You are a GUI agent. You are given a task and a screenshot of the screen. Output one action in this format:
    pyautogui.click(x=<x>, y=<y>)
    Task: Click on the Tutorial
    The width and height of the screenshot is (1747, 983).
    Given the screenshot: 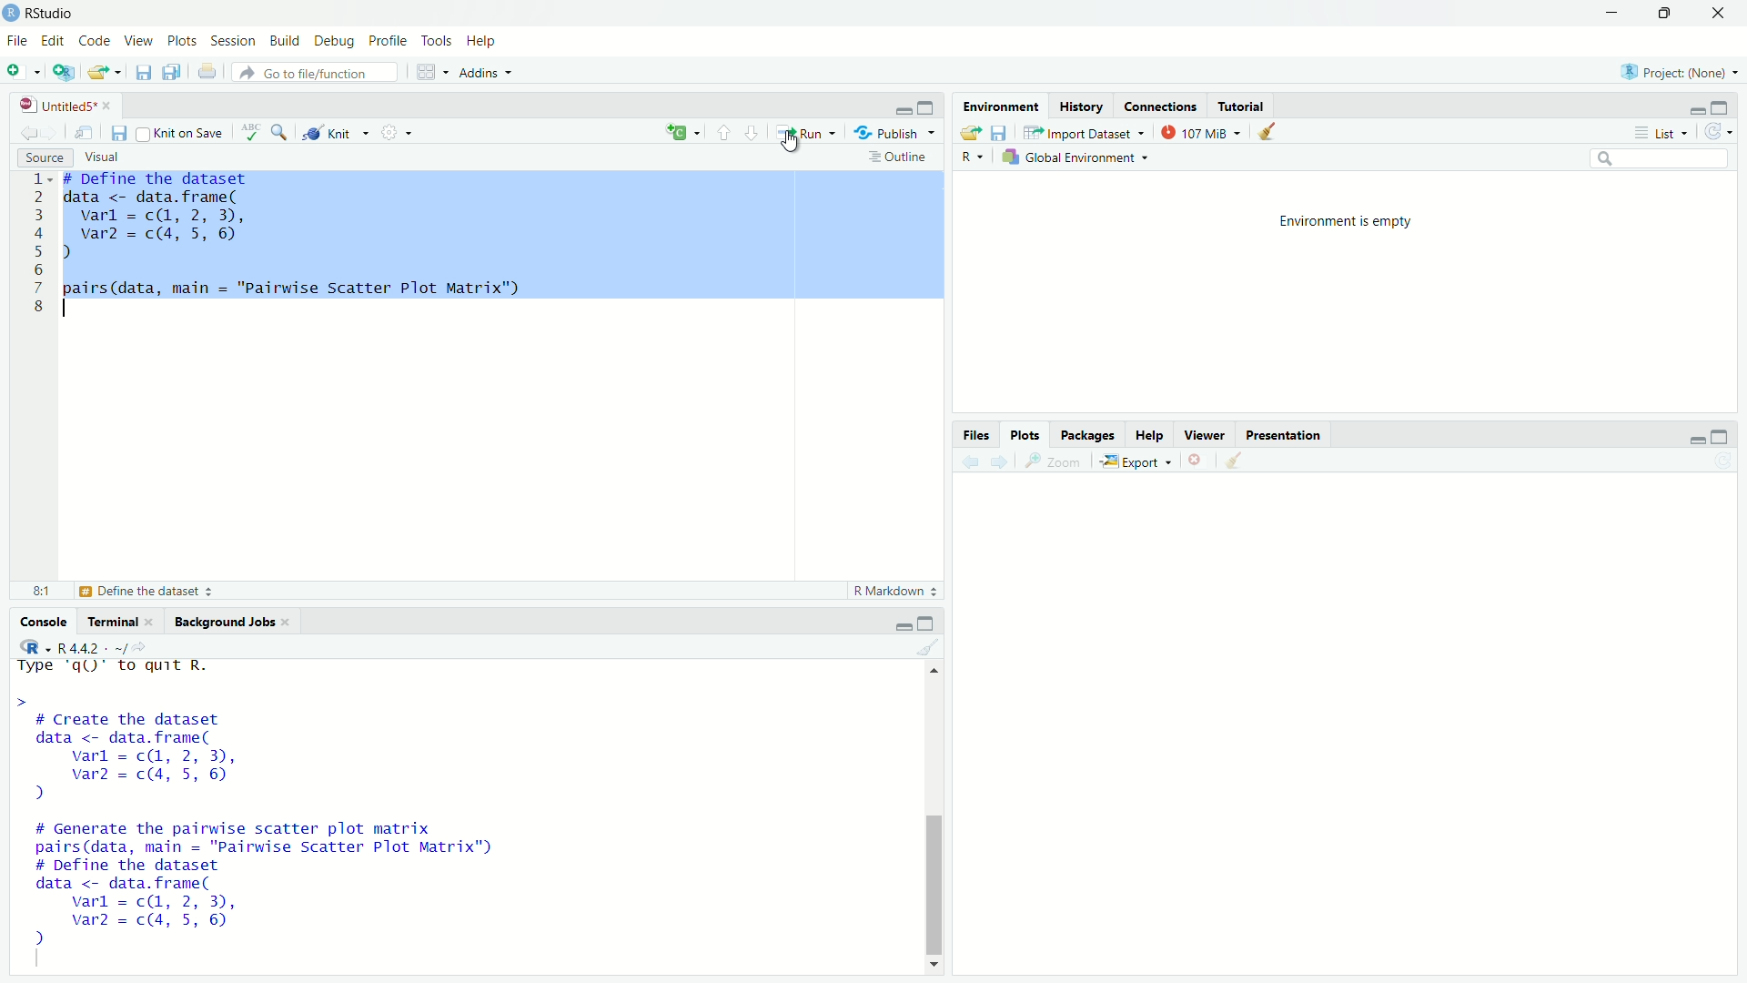 What is the action you would take?
    pyautogui.click(x=1244, y=106)
    